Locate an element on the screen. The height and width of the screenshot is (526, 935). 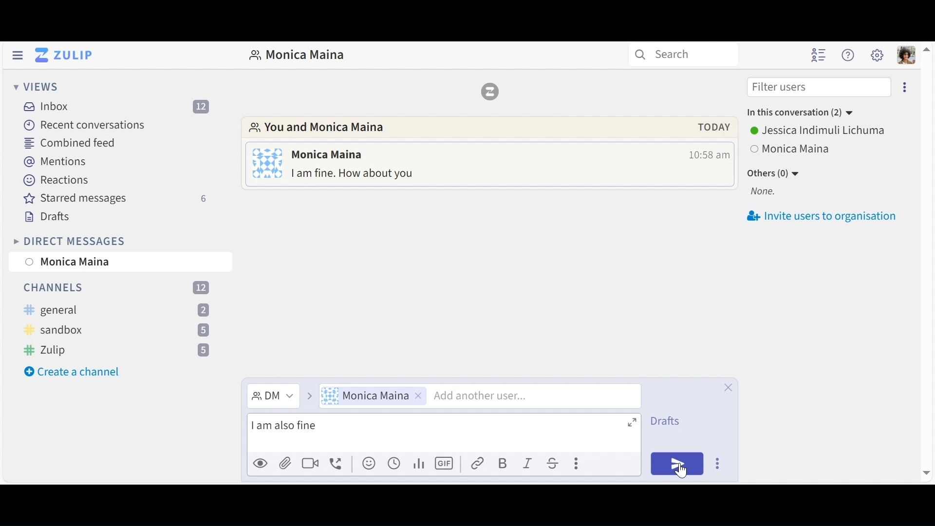
Add poll is located at coordinates (420, 465).